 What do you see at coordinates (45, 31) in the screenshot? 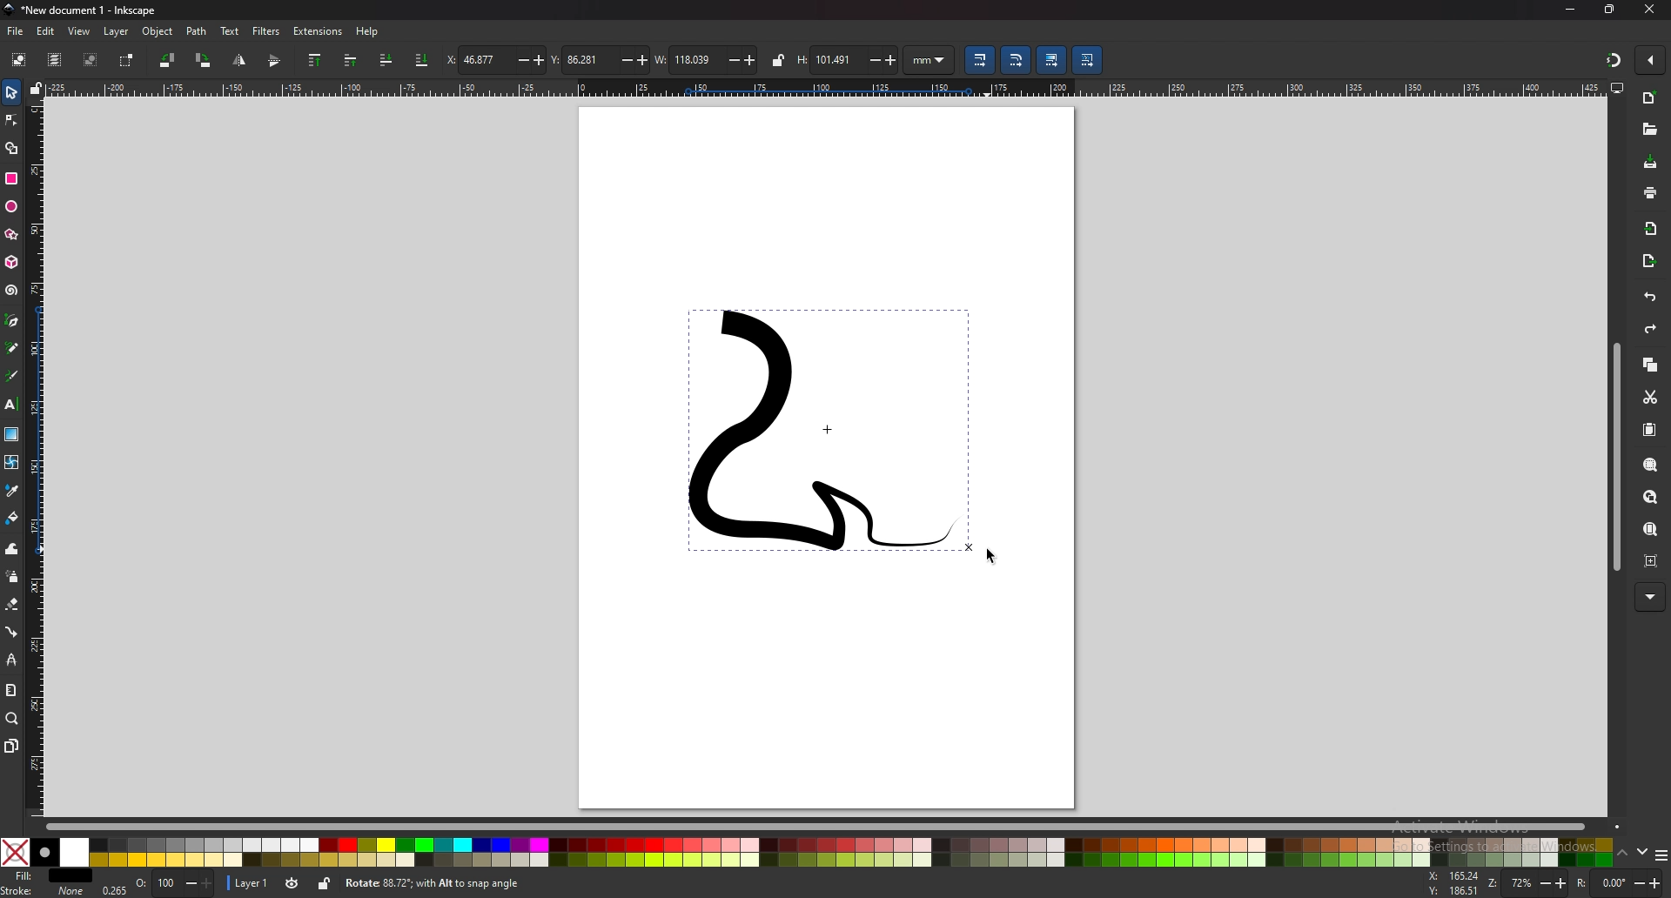
I see `edit` at bounding box center [45, 31].